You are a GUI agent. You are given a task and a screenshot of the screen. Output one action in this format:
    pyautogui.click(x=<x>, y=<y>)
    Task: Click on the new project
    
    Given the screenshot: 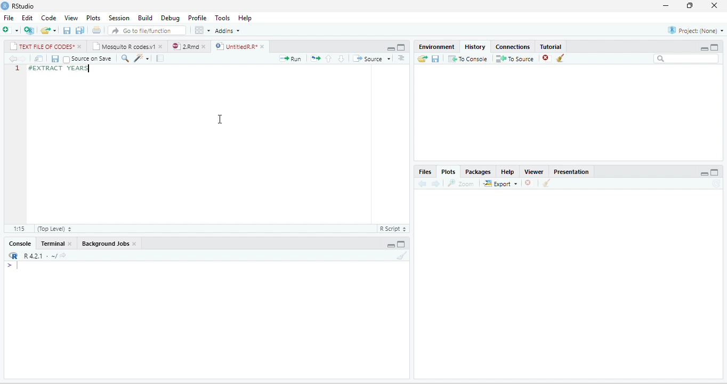 What is the action you would take?
    pyautogui.click(x=29, y=30)
    